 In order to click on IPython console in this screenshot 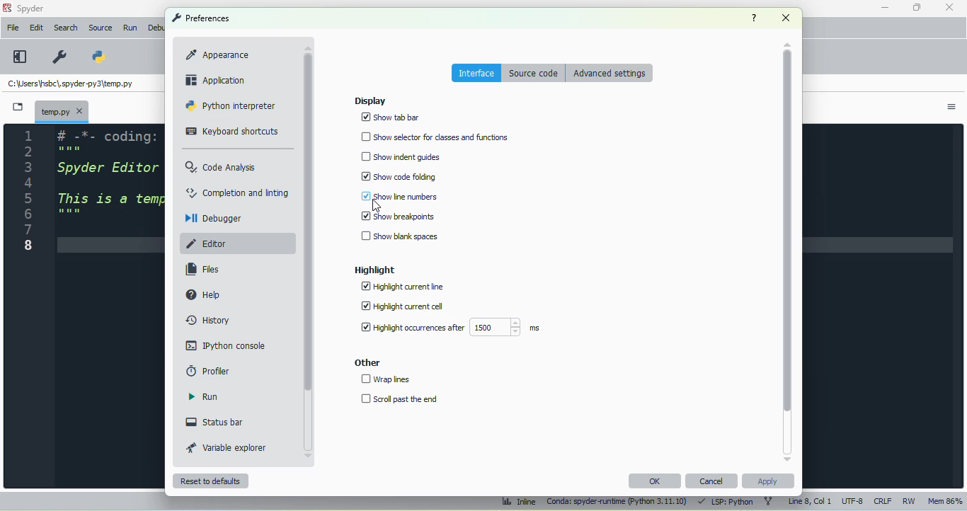, I will do `click(226, 345)`.